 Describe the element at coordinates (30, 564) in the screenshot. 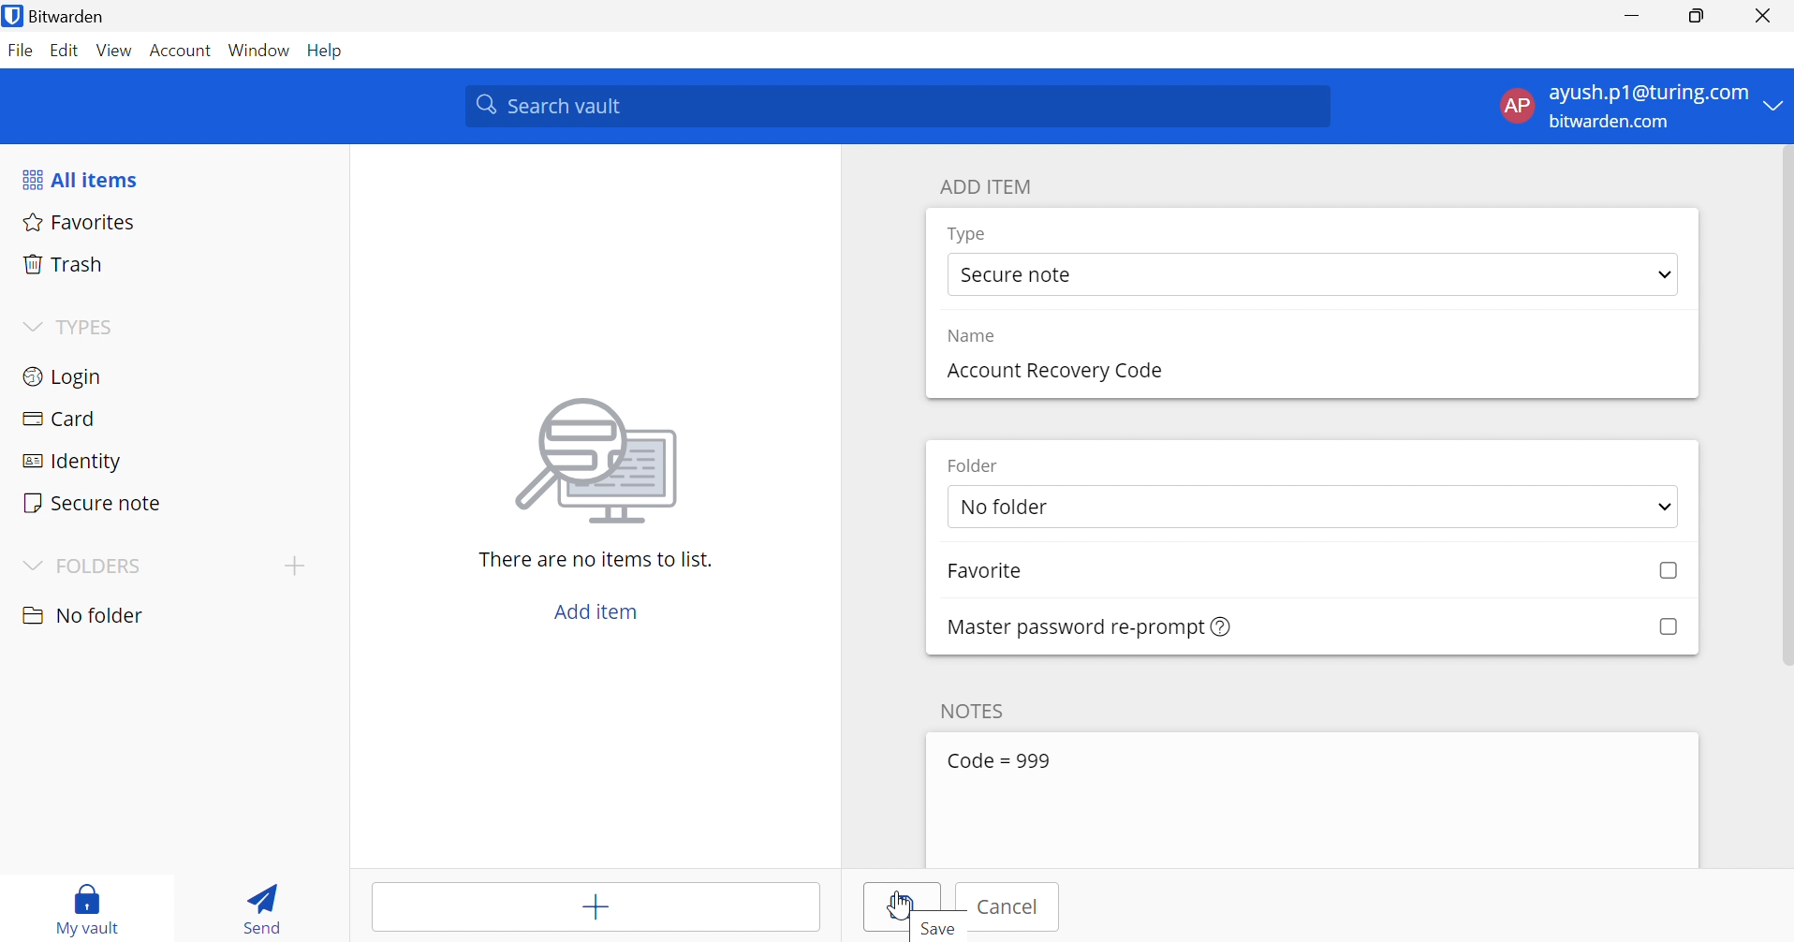

I see `Drop Down` at that location.